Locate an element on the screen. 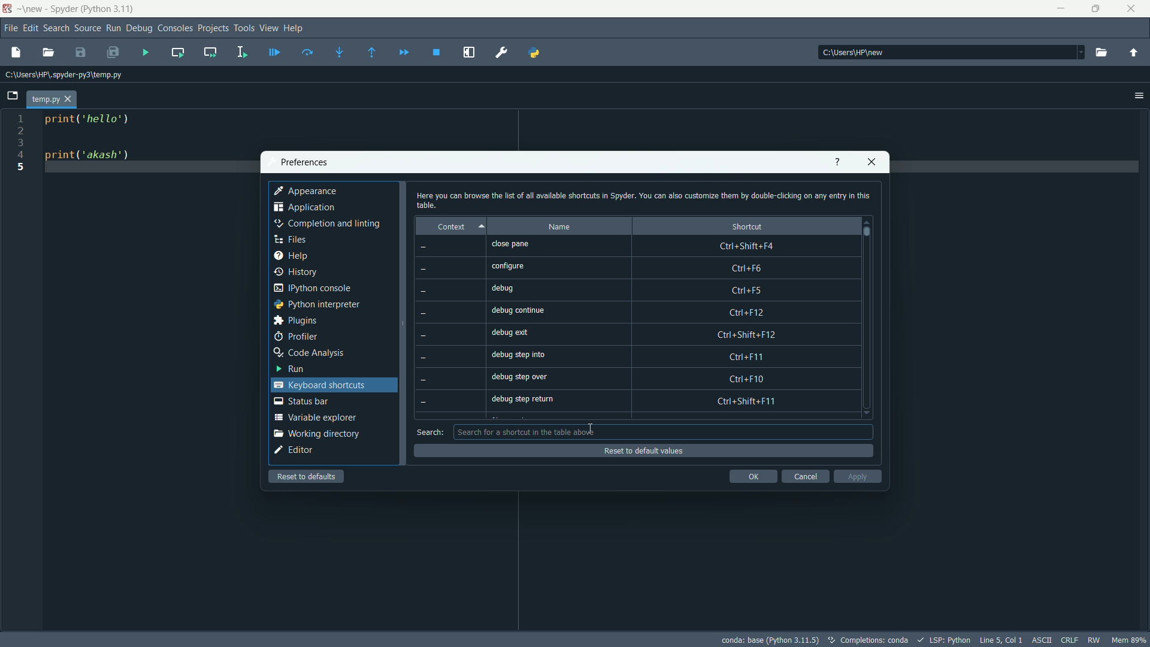  -, debug, ctrl+f5 is located at coordinates (630, 290).